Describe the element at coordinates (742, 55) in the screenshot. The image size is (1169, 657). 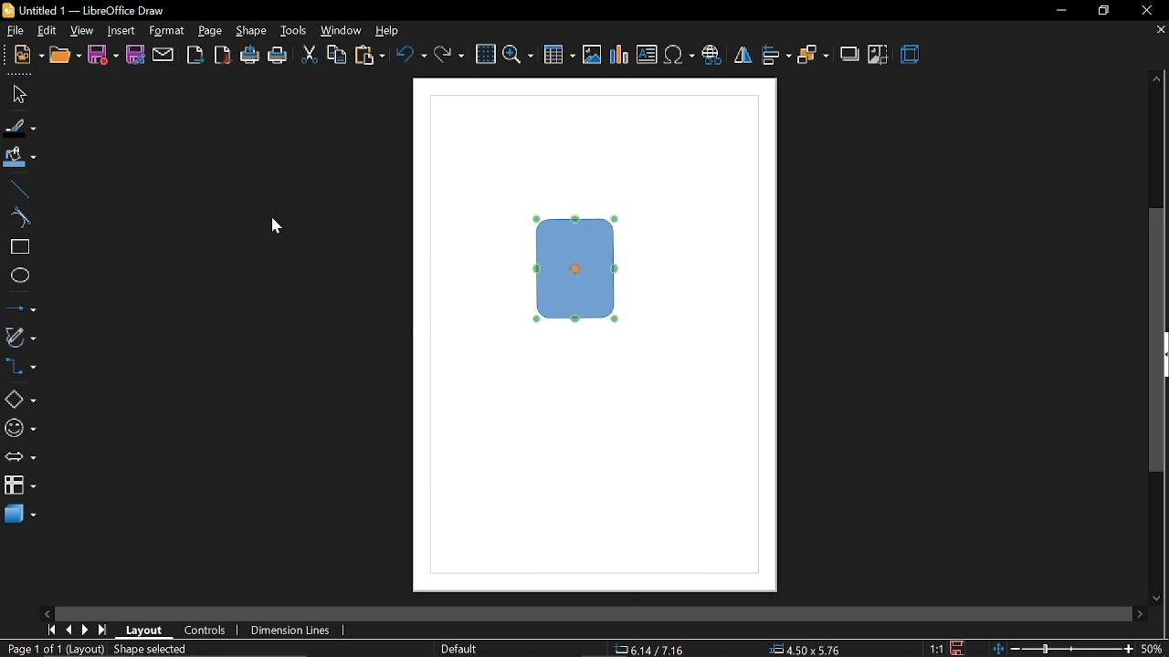
I see `flip` at that location.